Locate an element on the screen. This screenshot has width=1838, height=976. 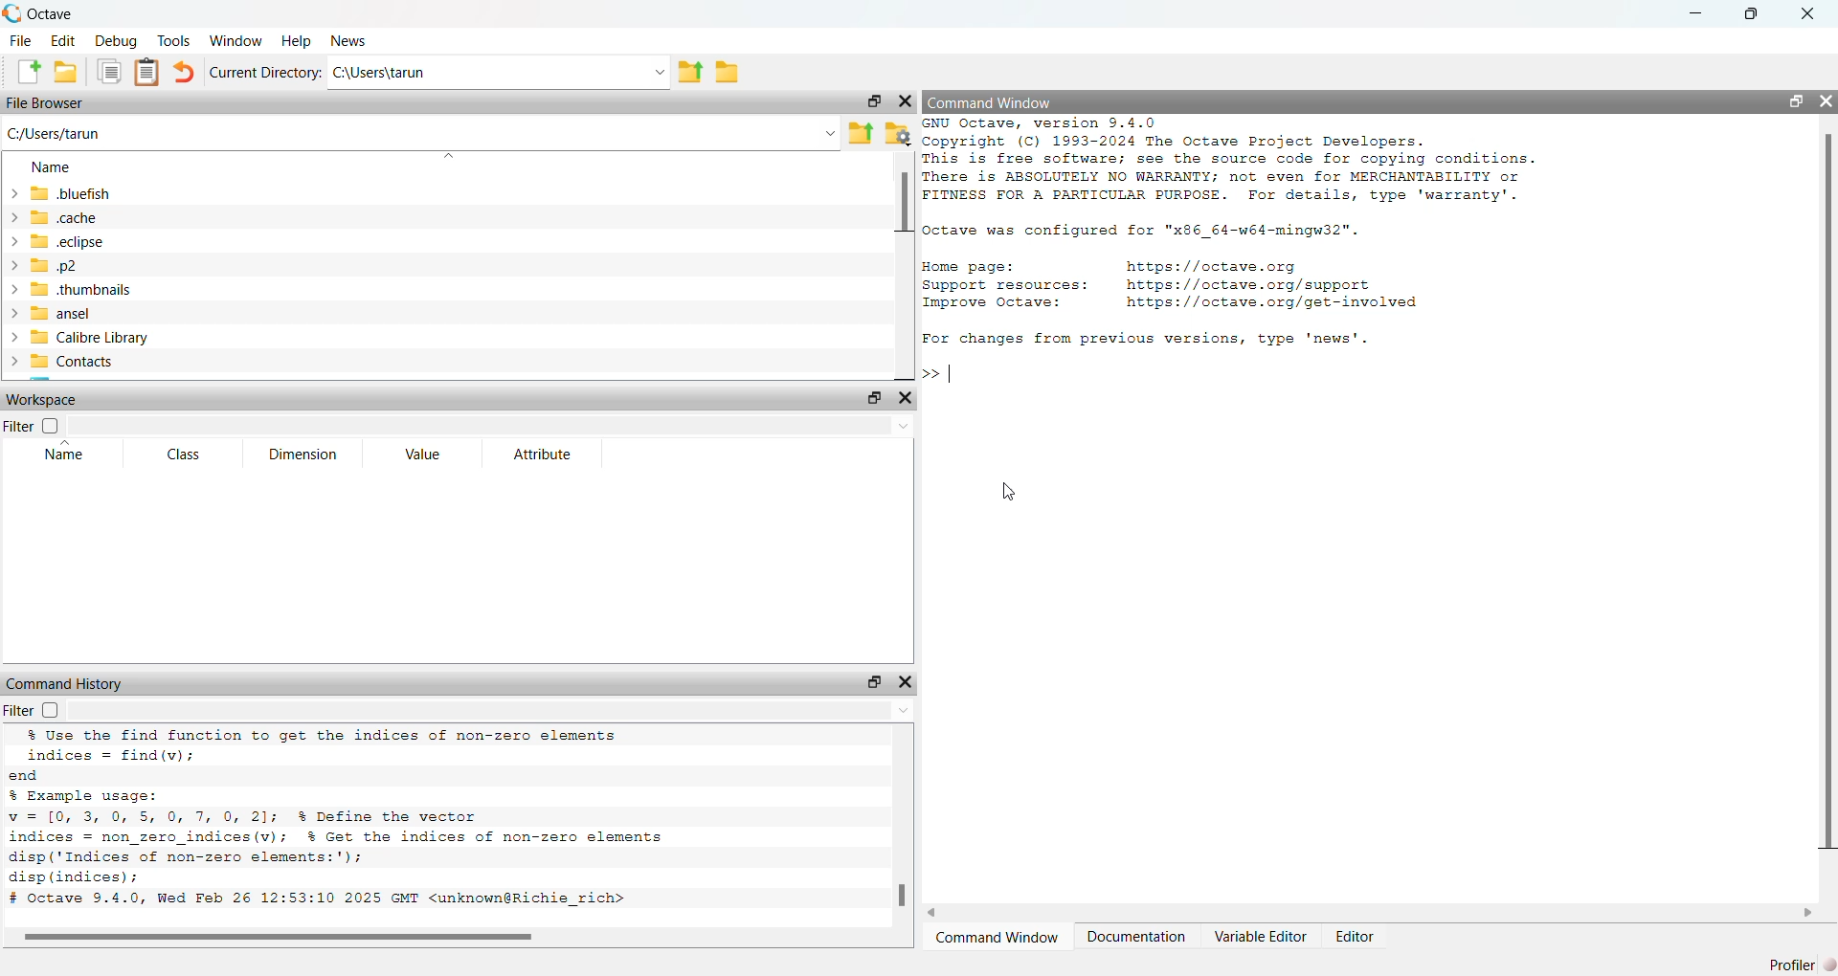
typing cursor is located at coordinates (943, 373).